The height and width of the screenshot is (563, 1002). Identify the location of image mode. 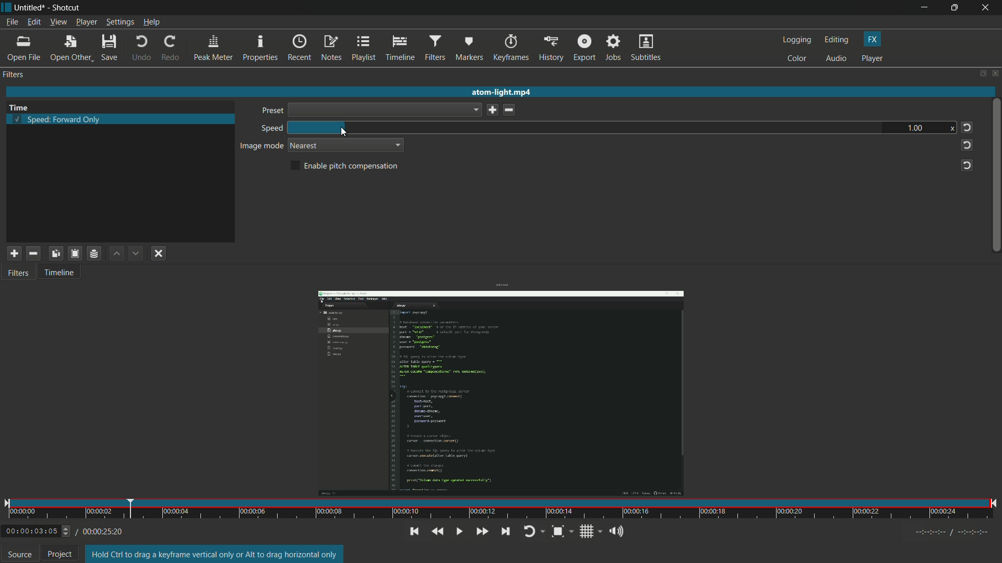
(261, 146).